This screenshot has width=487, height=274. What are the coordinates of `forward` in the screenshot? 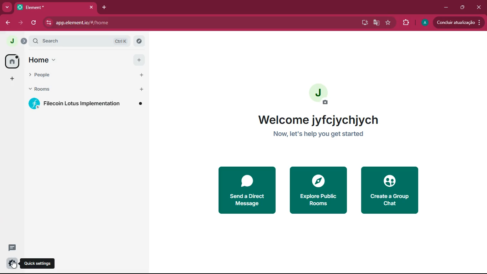 It's located at (22, 23).